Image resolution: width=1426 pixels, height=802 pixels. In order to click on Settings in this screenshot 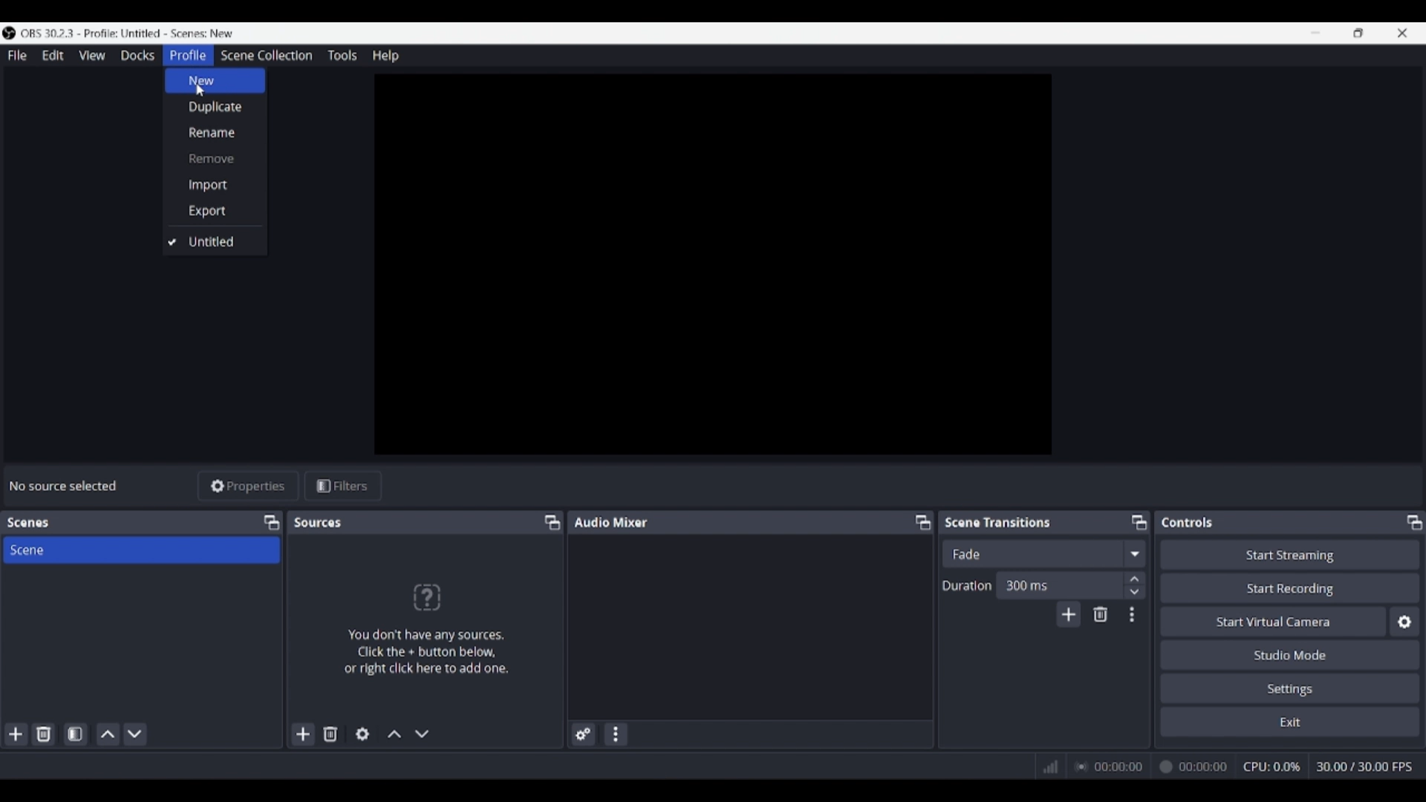, I will do `click(1291, 688)`.